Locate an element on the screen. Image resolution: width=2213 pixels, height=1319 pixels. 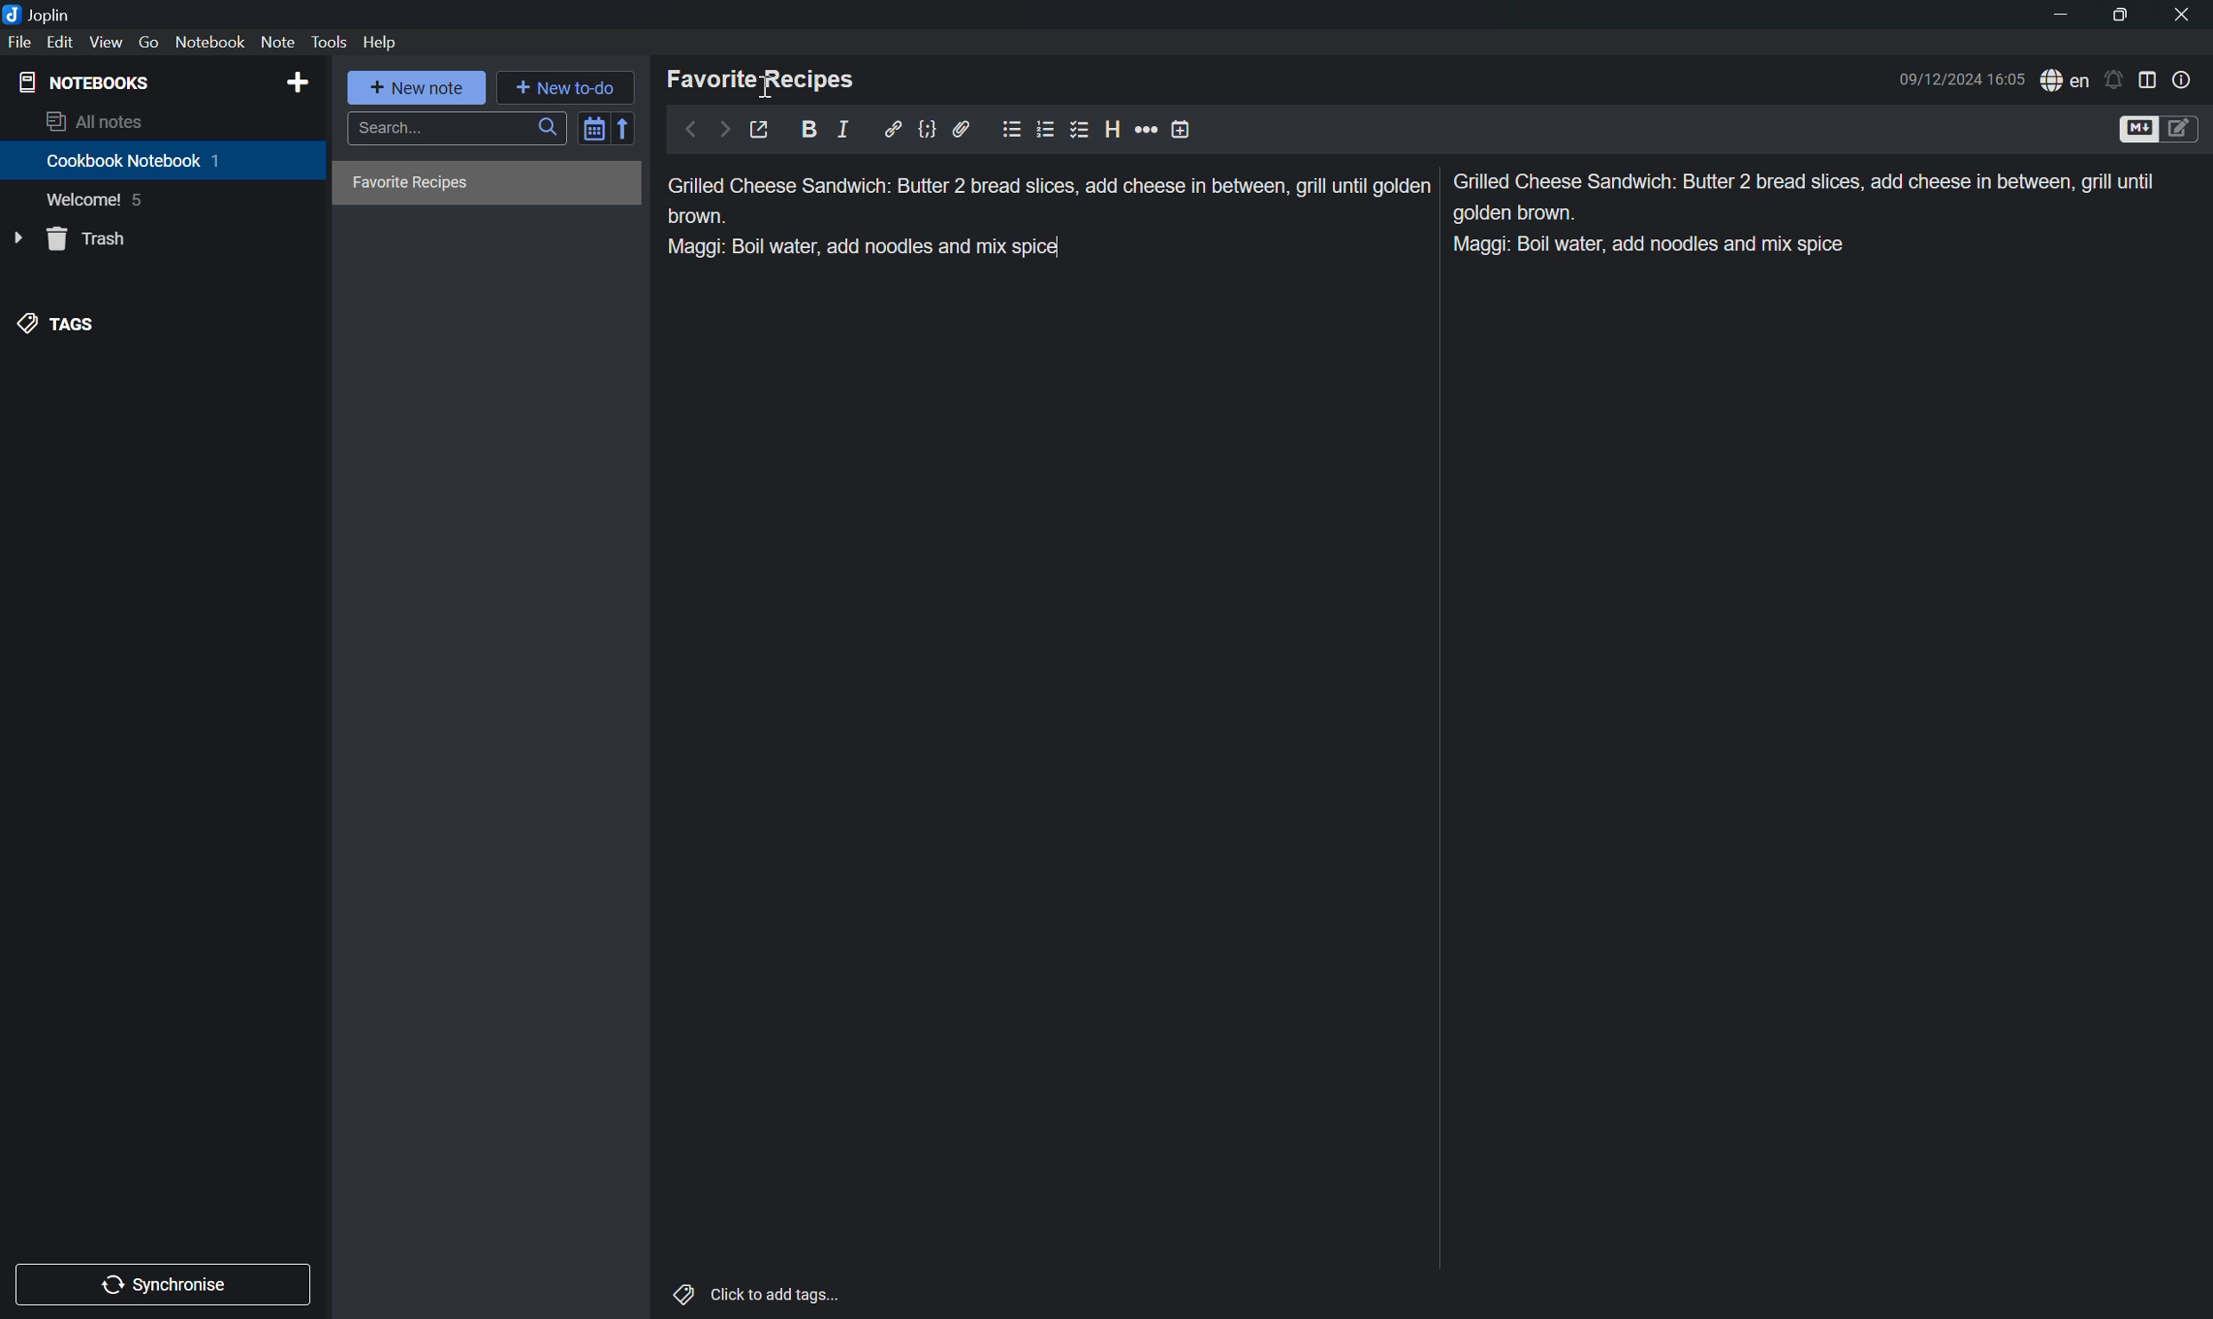
Welcome! 5 is located at coordinates (100, 203).